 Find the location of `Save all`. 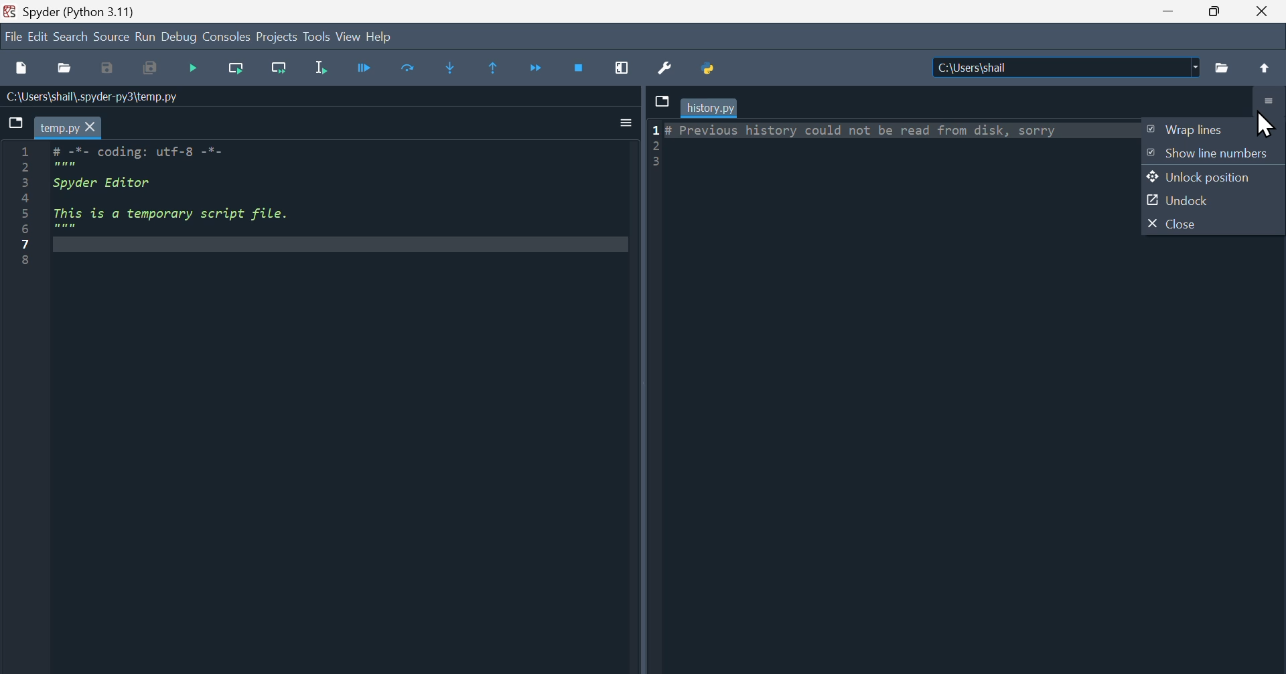

Save all is located at coordinates (153, 69).